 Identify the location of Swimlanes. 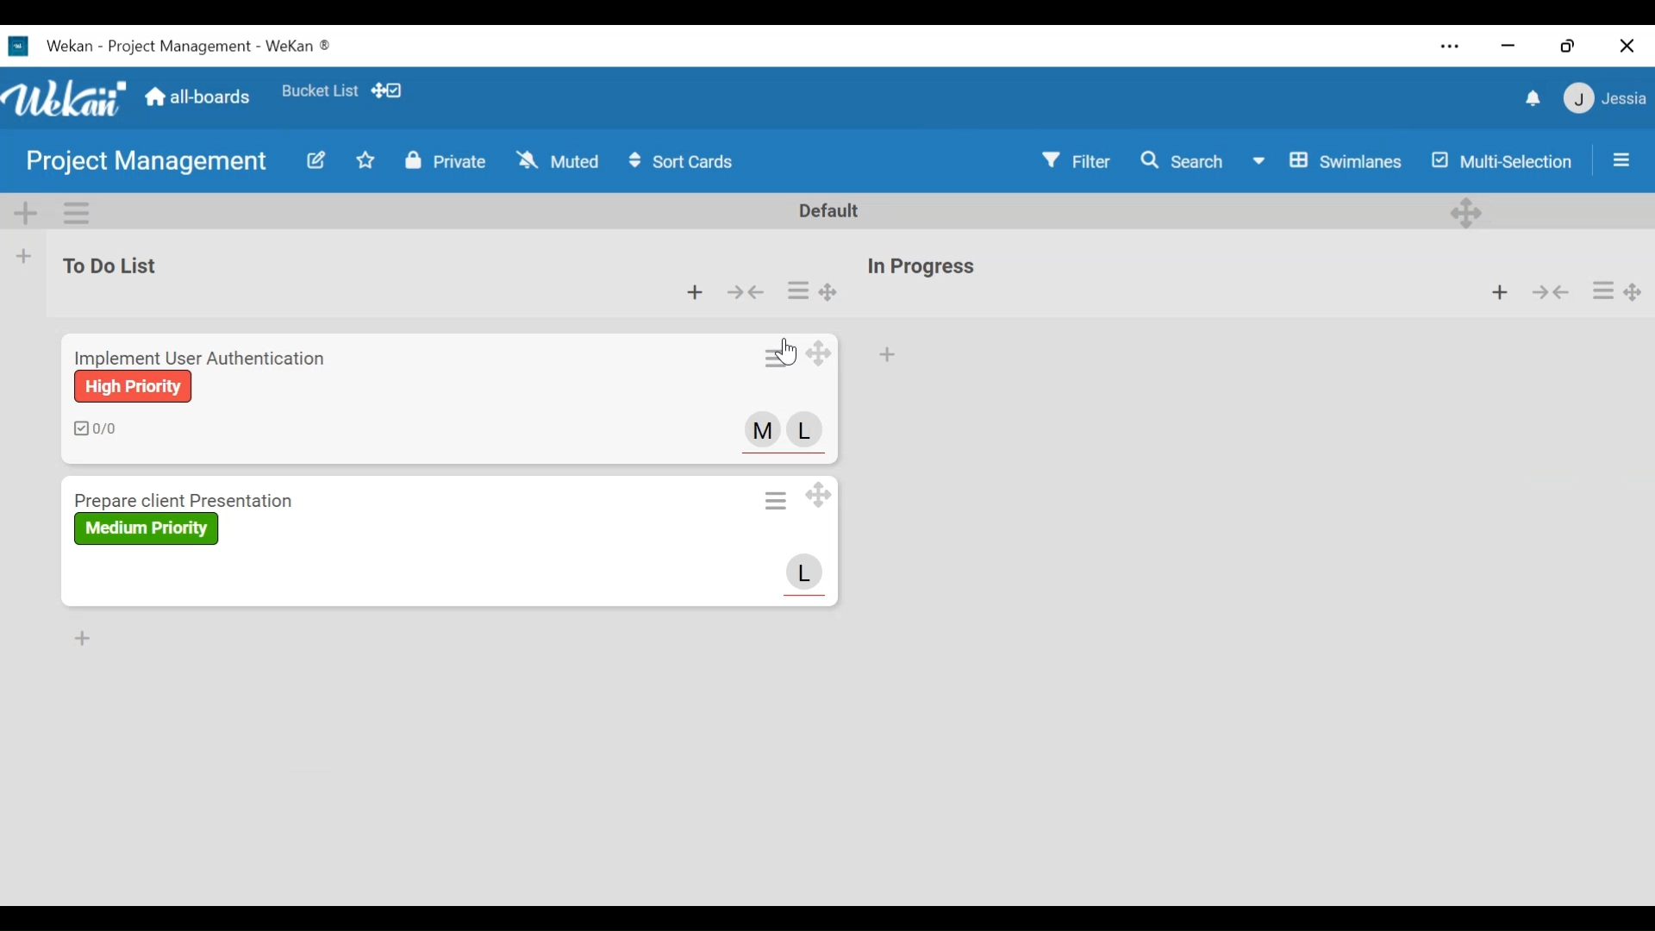
(1328, 161).